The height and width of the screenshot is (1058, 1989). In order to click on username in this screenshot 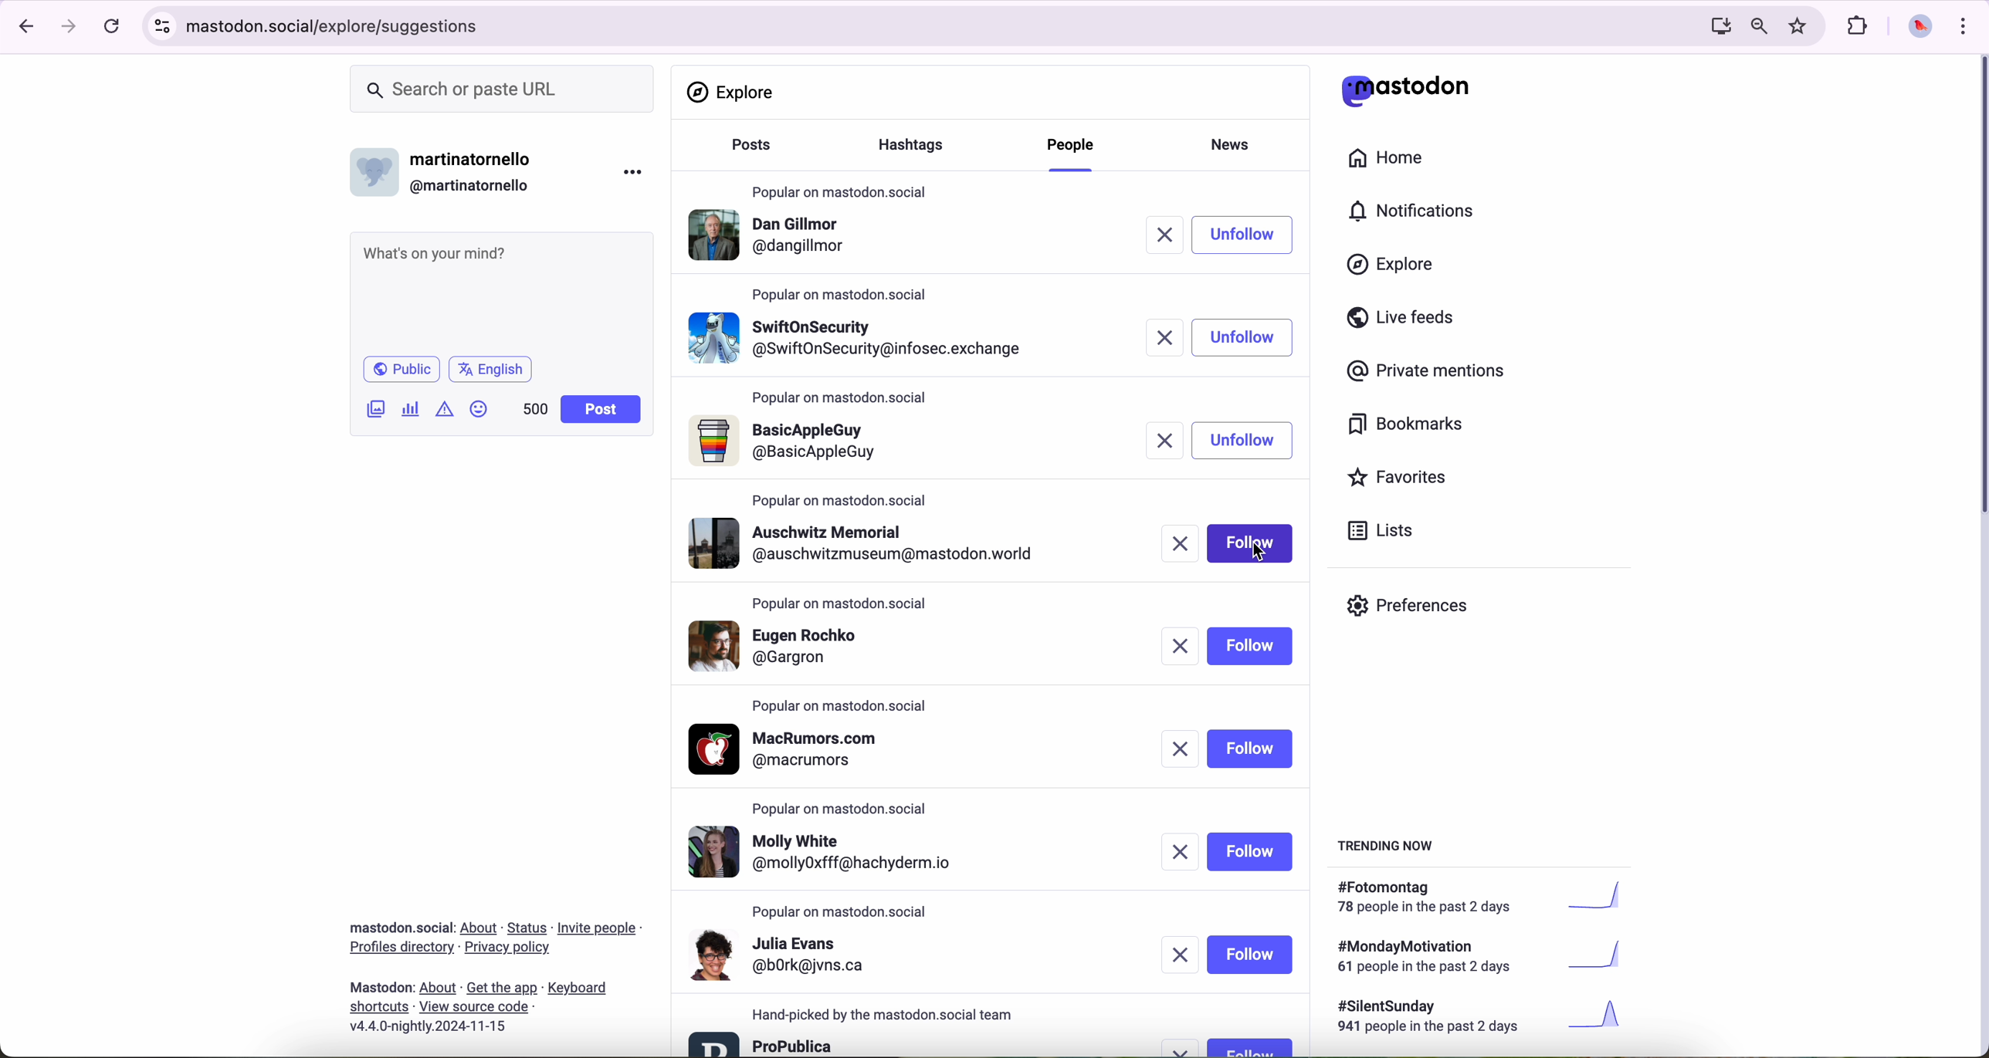, I will do `click(449, 168)`.